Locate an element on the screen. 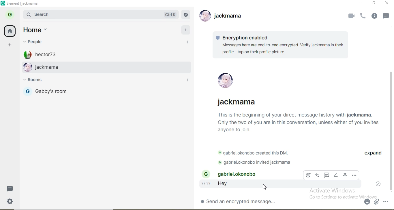  text 1 is located at coordinates (282, 44).